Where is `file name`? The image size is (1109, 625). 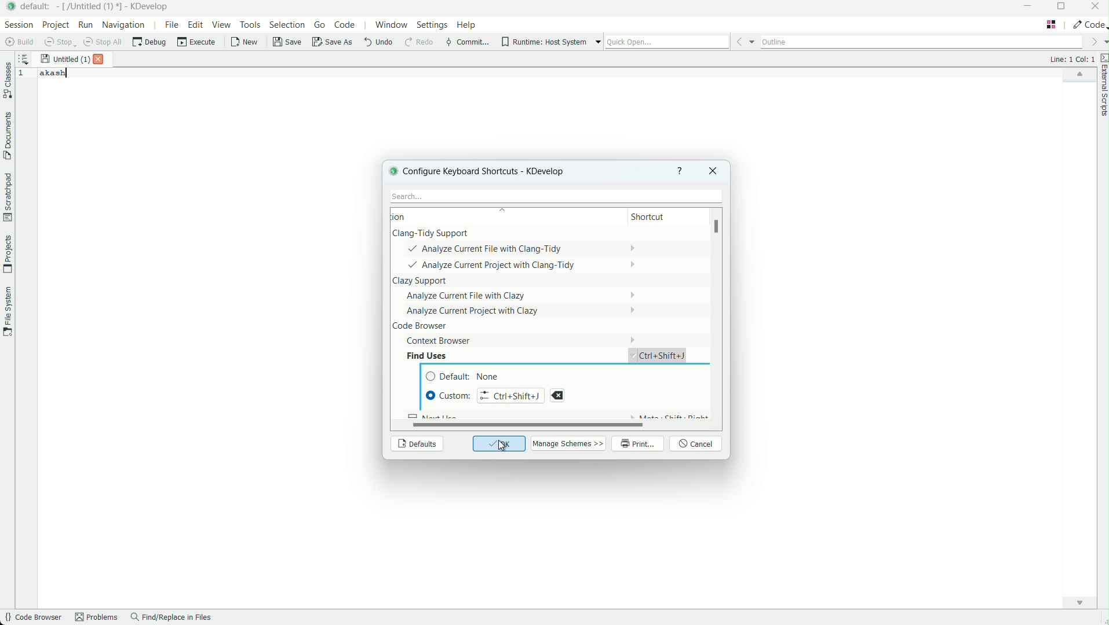
file name is located at coordinates (65, 60).